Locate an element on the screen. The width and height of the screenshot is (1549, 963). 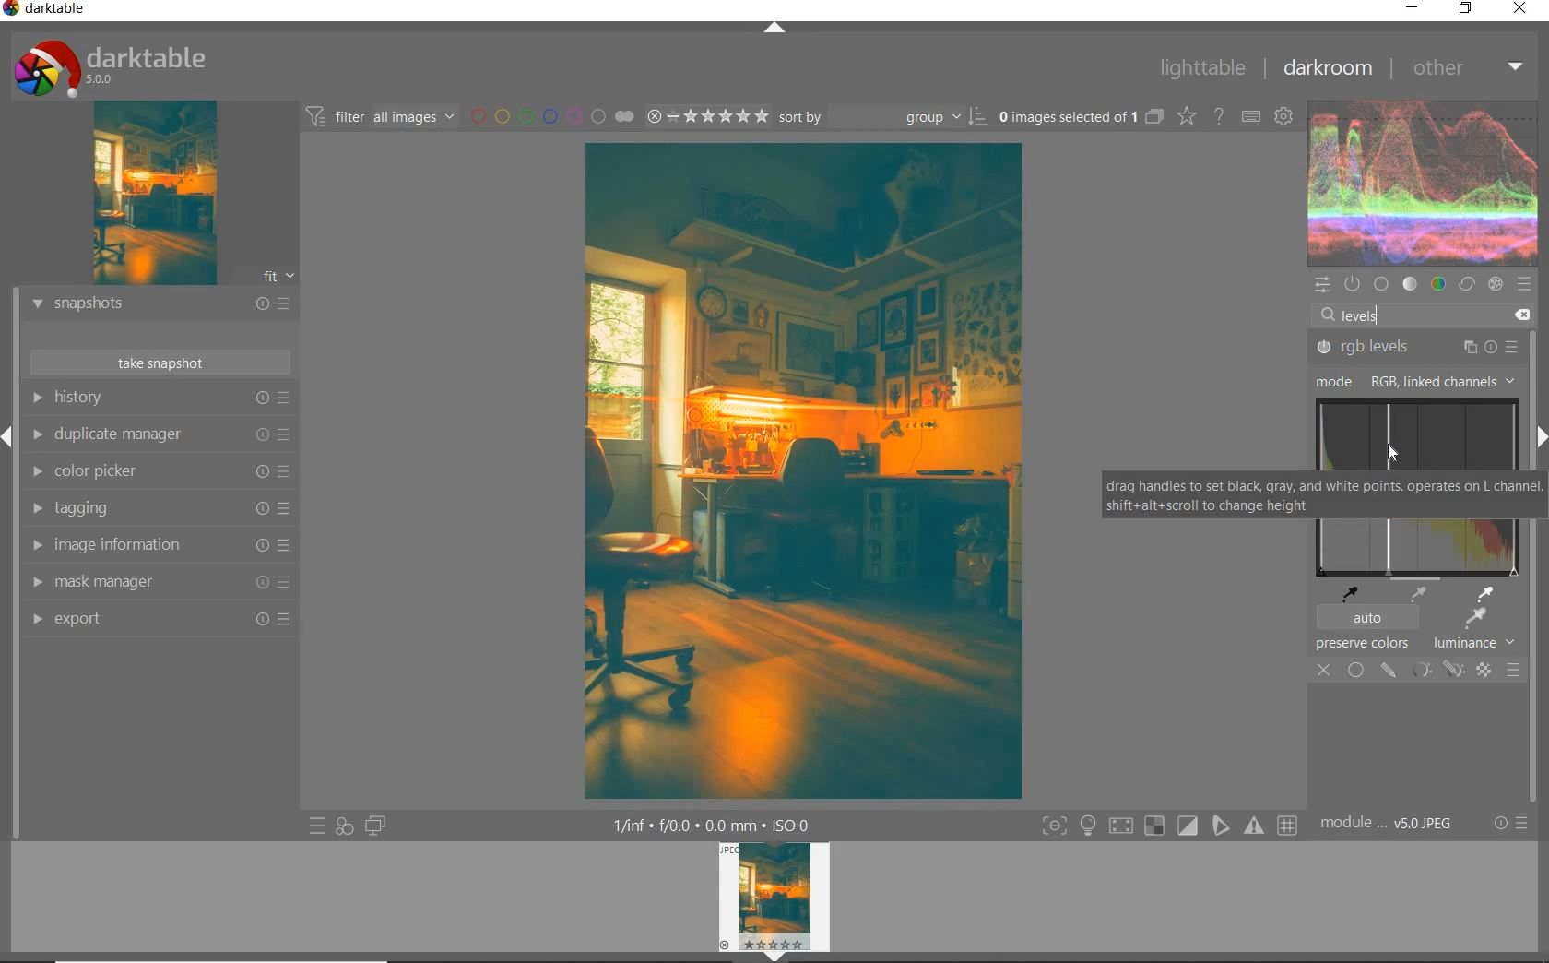
system name is located at coordinates (48, 10).